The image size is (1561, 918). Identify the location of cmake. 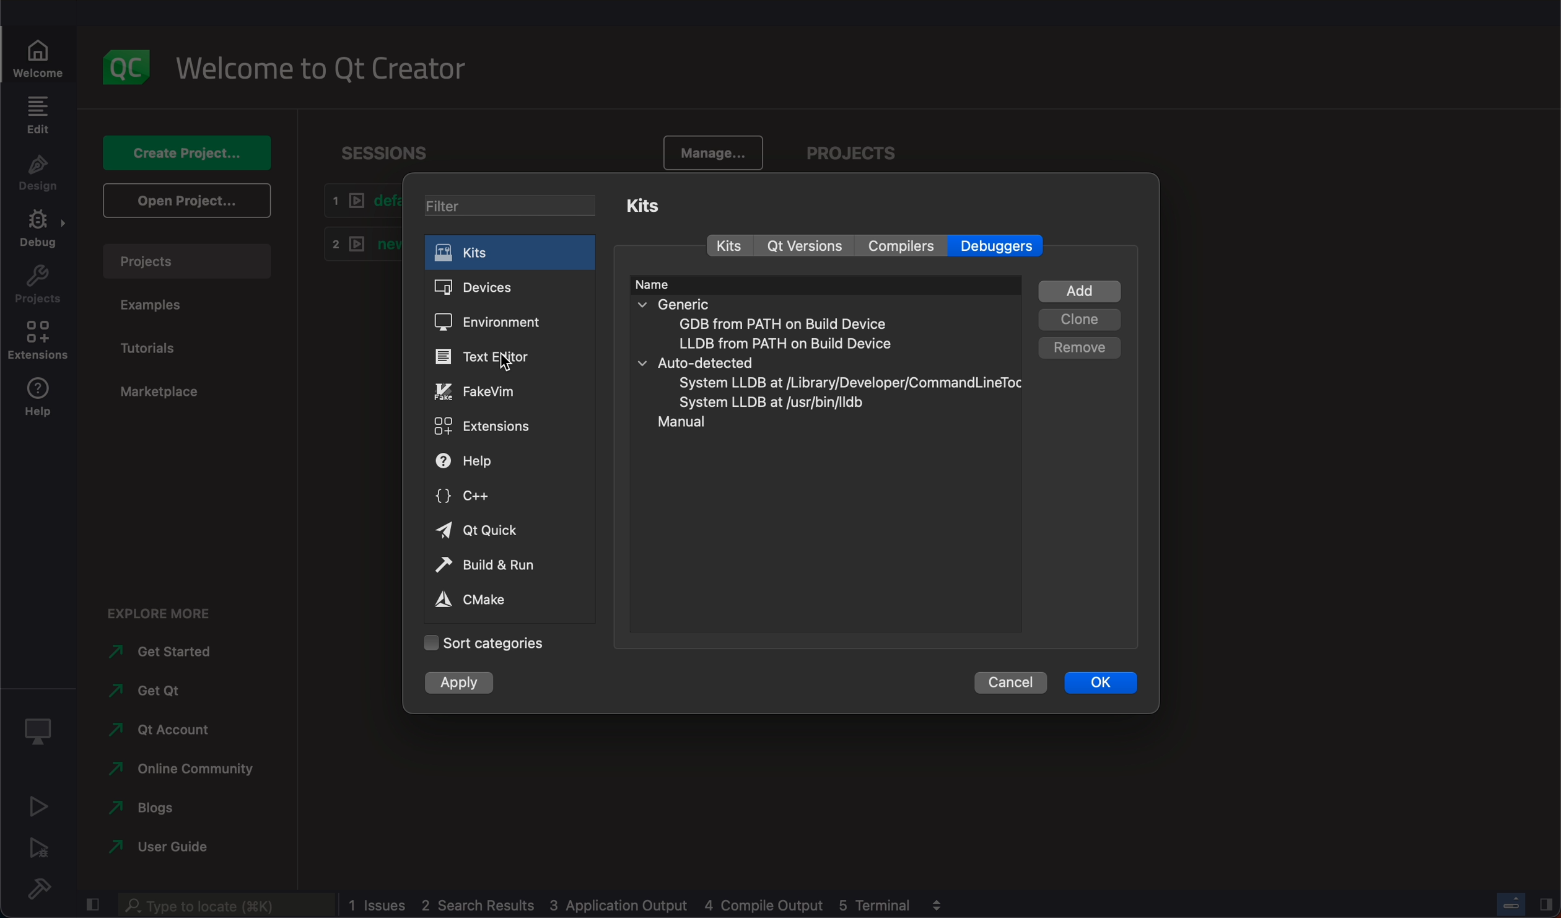
(500, 600).